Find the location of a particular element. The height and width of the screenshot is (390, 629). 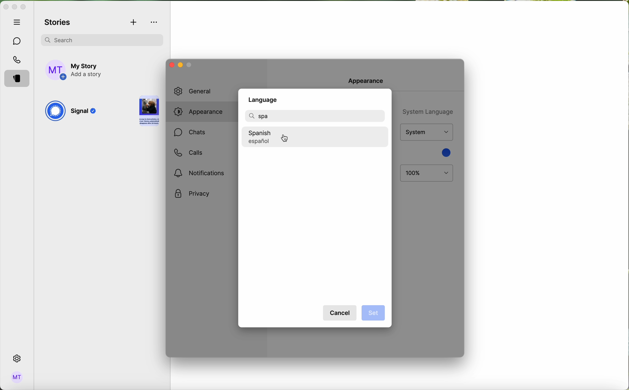

cursor is located at coordinates (286, 138).